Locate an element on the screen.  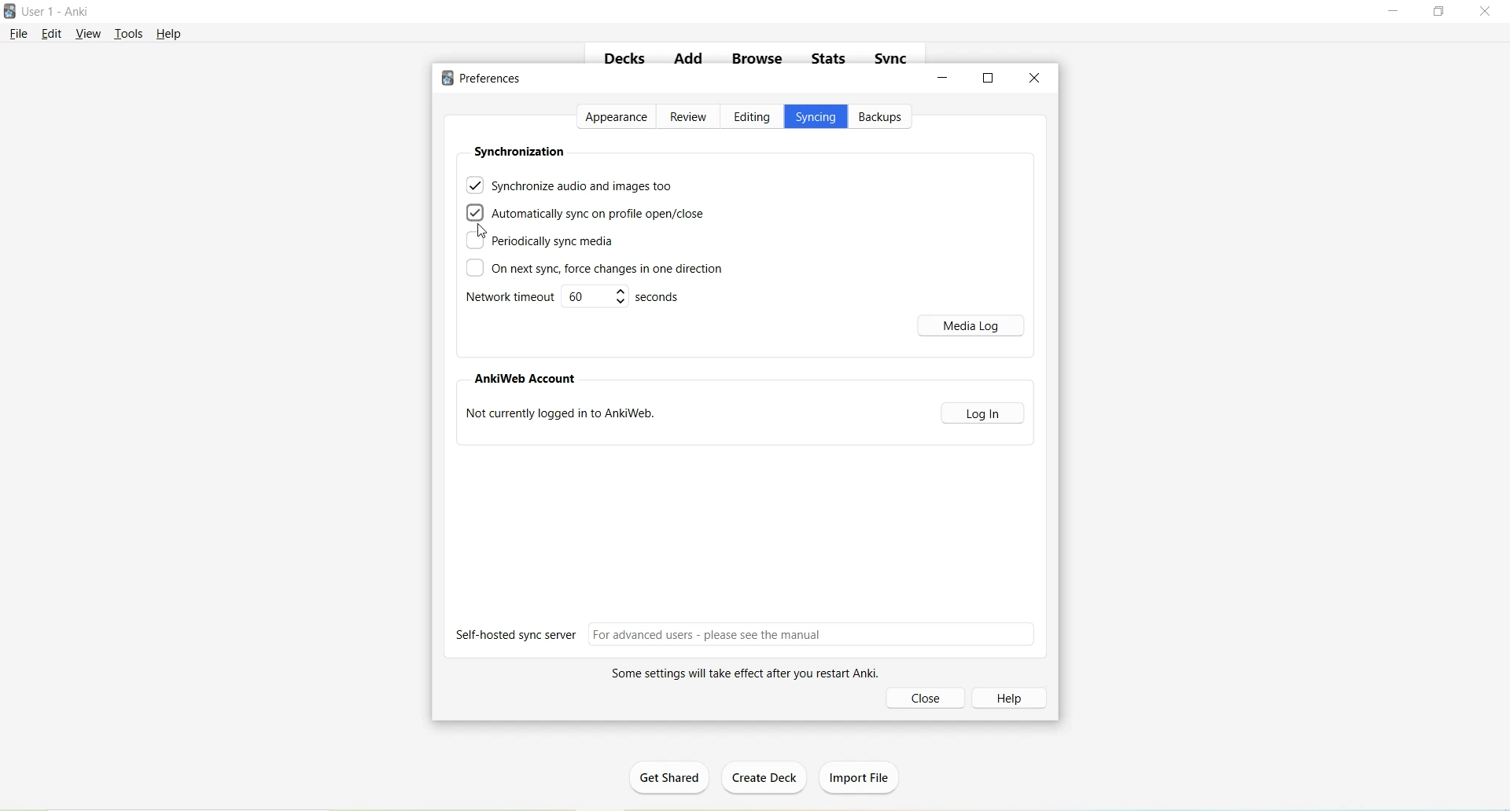
Log In is located at coordinates (984, 413).